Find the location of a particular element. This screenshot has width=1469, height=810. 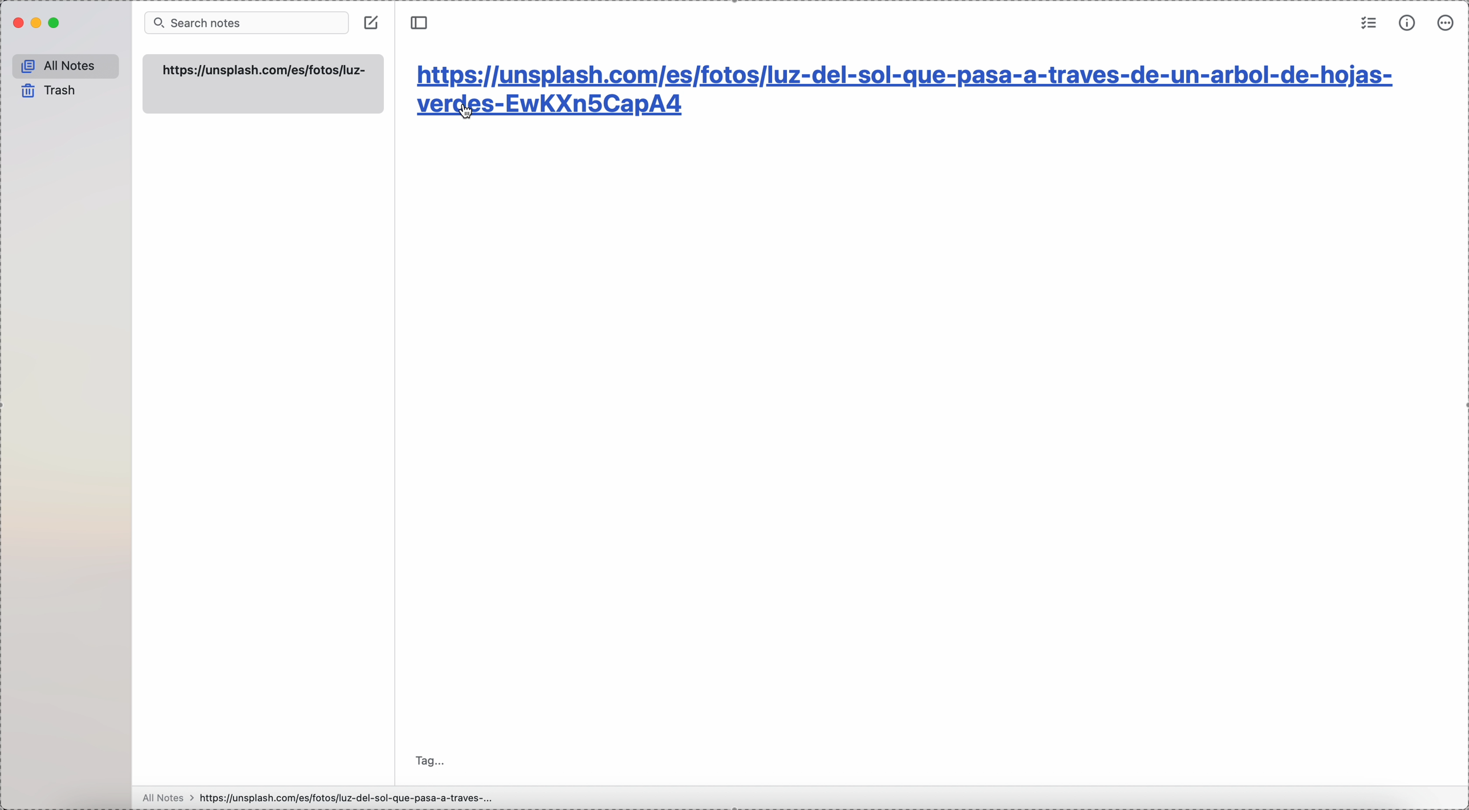

metrics is located at coordinates (1409, 23).